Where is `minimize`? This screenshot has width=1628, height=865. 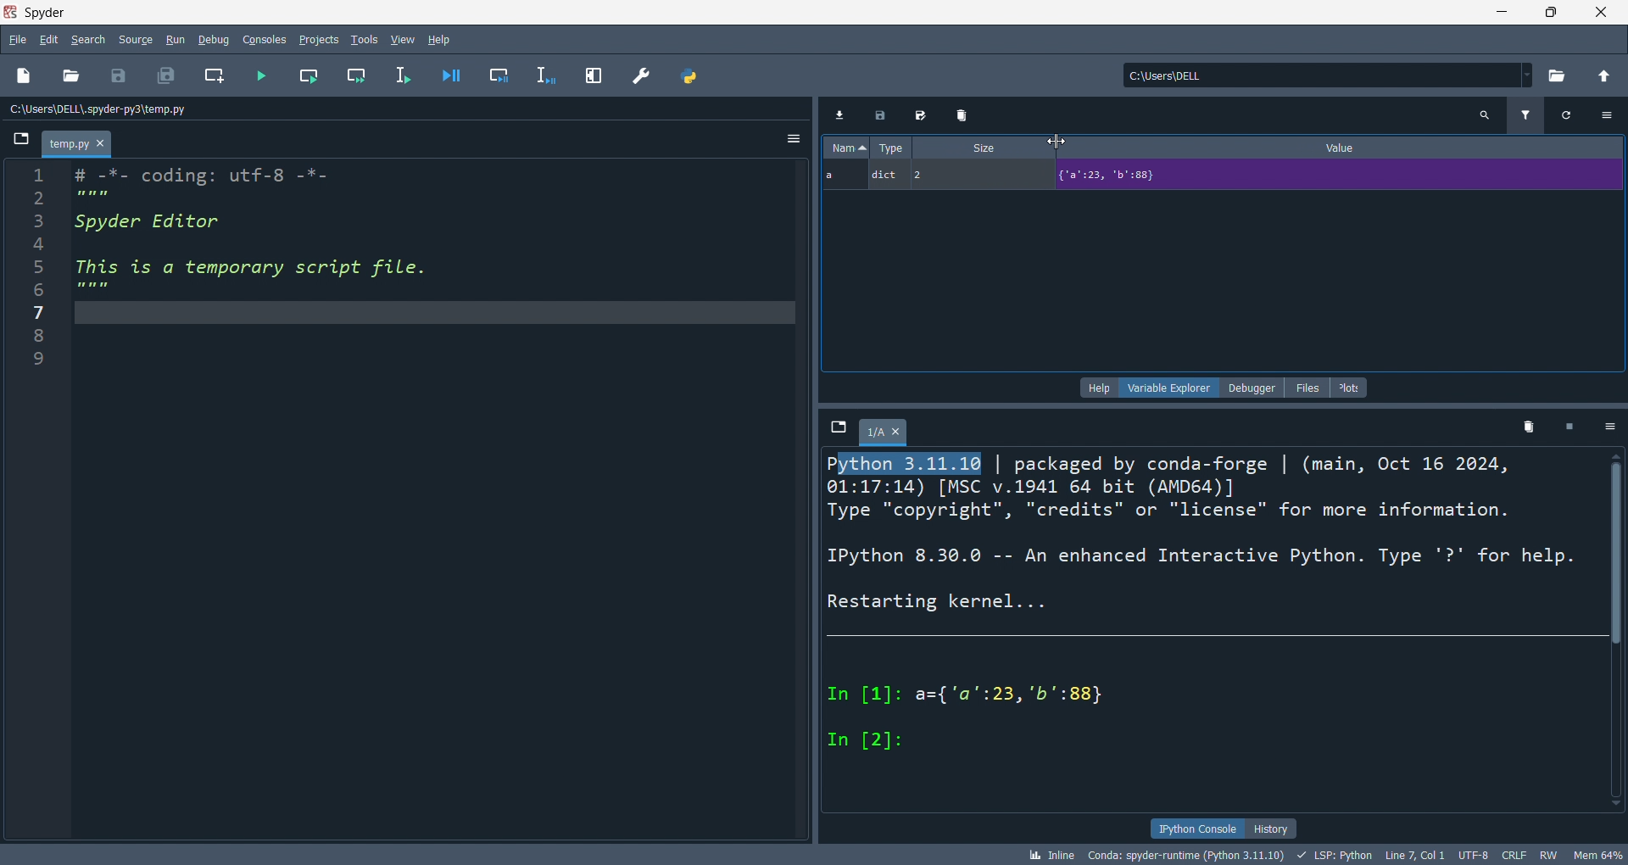 minimize is located at coordinates (1508, 13).